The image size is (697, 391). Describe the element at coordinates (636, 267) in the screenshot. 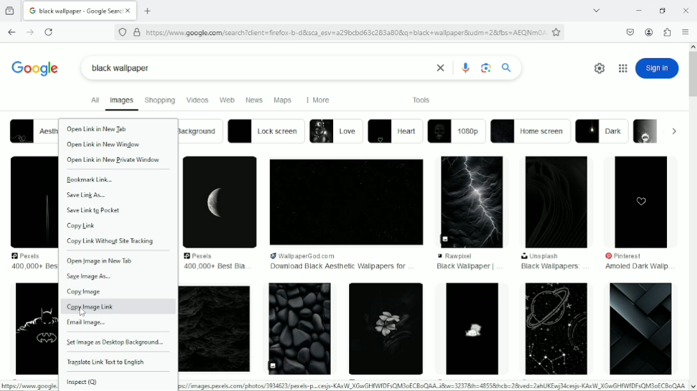

I see `amoled dark wallpaper` at that location.